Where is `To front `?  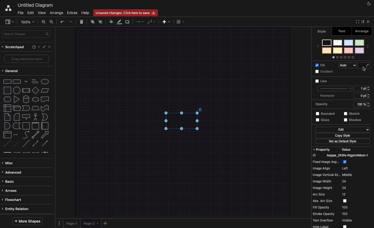 To front  is located at coordinates (92, 21).